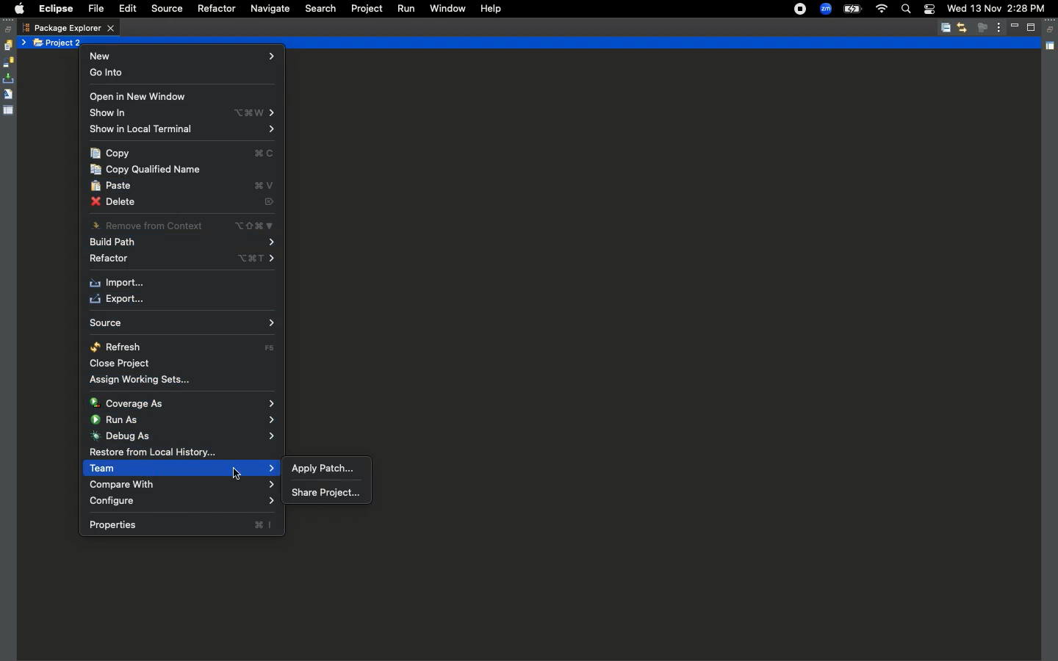 The width and height of the screenshot is (1058, 661). Describe the element at coordinates (95, 10) in the screenshot. I see `File` at that location.